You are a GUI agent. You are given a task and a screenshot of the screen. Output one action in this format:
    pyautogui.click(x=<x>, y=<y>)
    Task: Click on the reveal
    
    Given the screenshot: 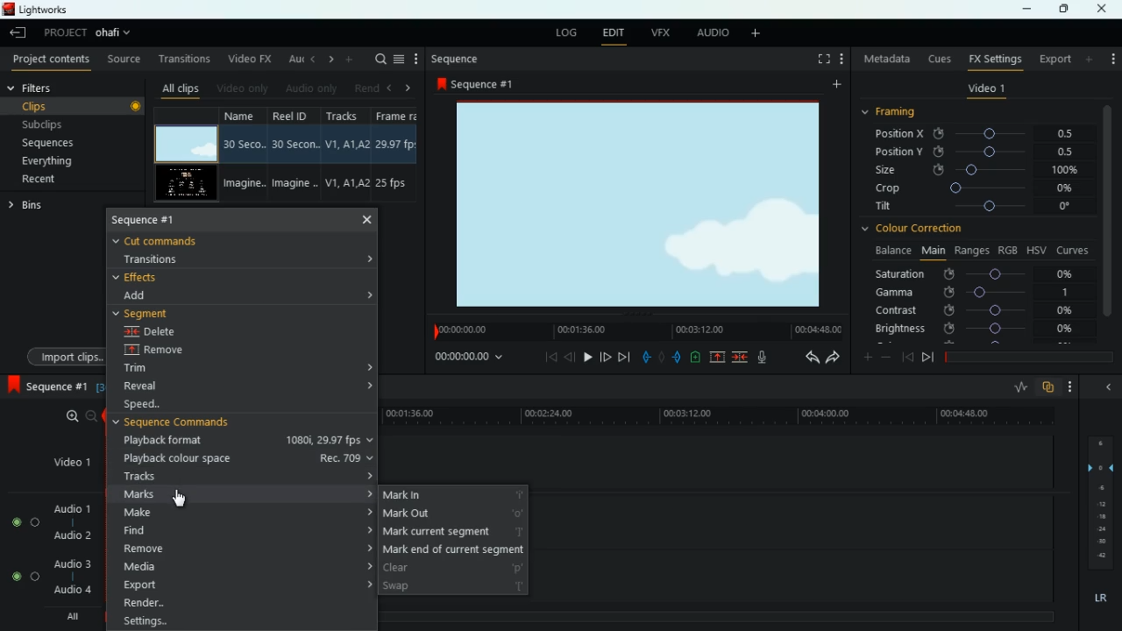 What is the action you would take?
    pyautogui.click(x=155, y=387)
    